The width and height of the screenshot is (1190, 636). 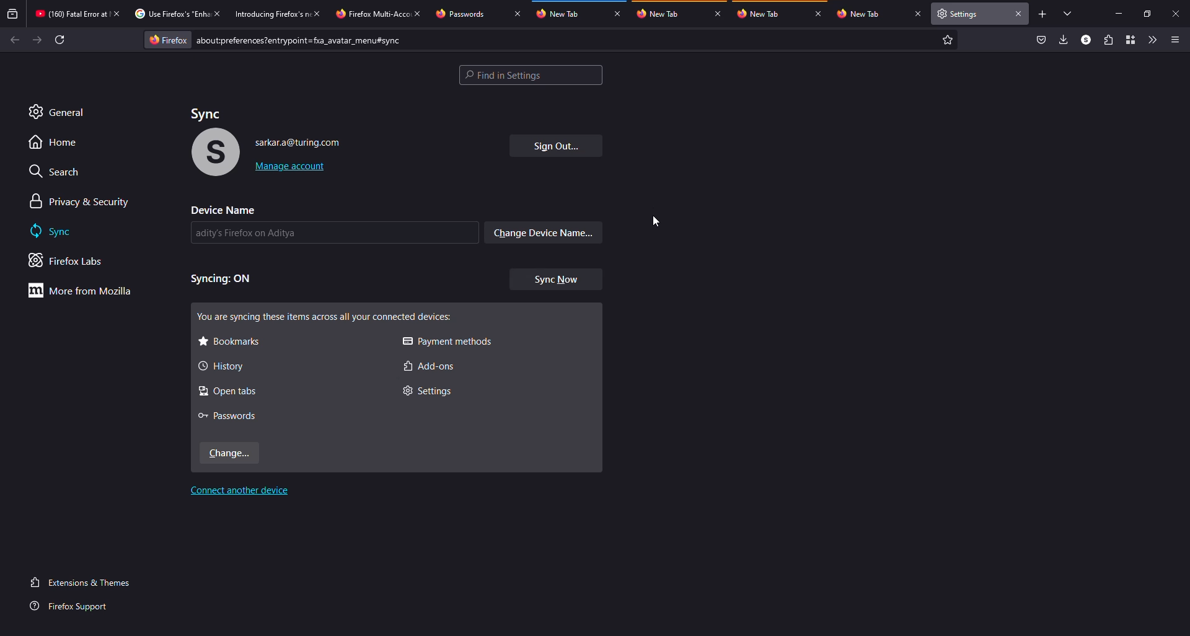 I want to click on name, so click(x=335, y=232).